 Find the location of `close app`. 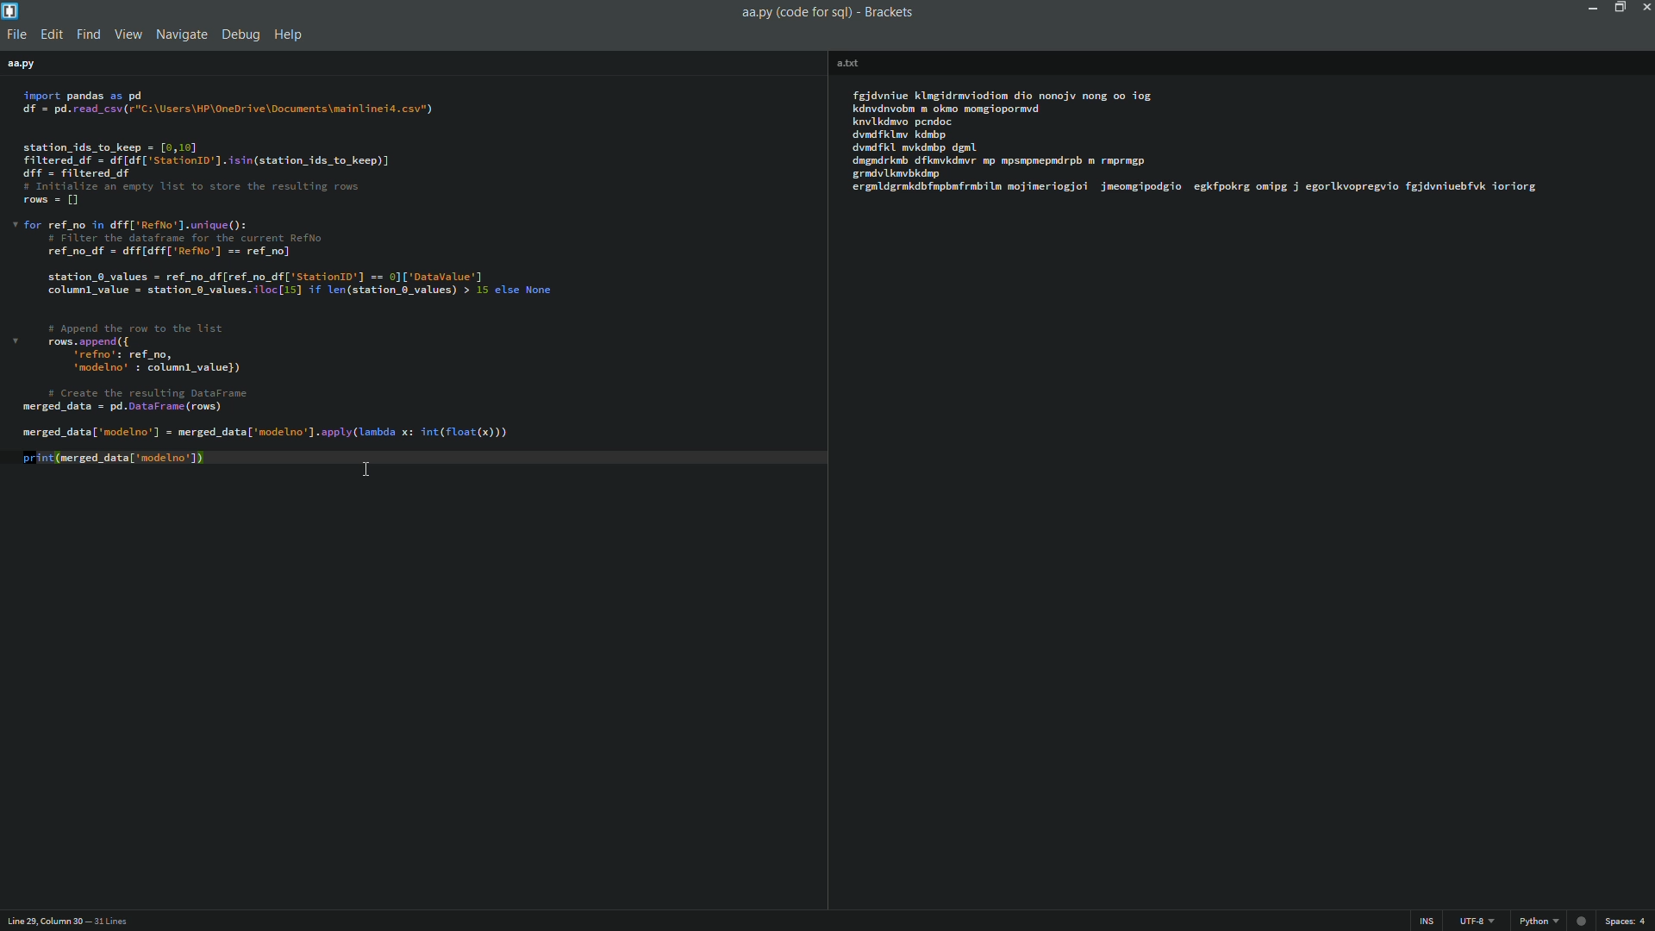

close app is located at coordinates (1645, 10).